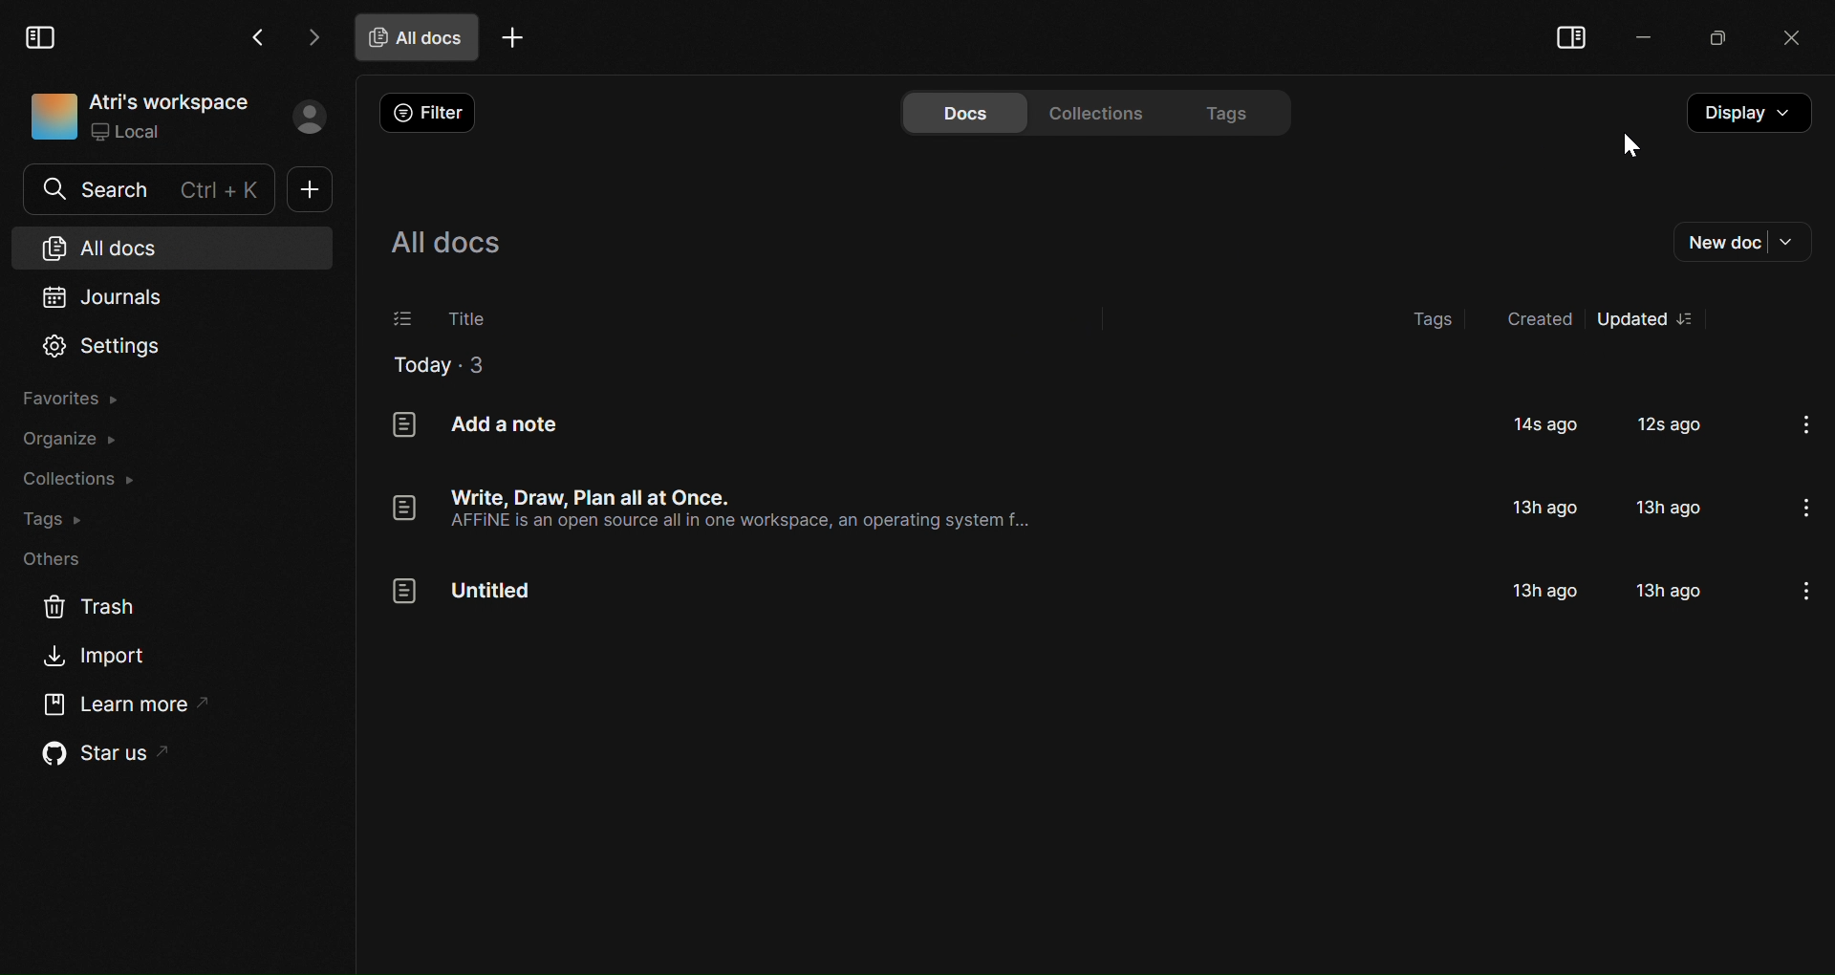  I want to click on All docs, so click(444, 243).